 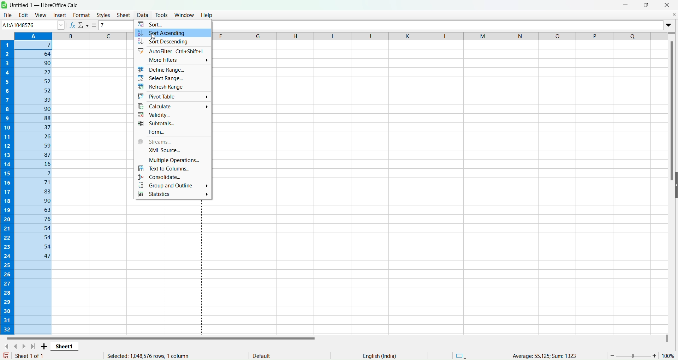 I want to click on Vertical Scroll Bar, so click(x=672, y=112).